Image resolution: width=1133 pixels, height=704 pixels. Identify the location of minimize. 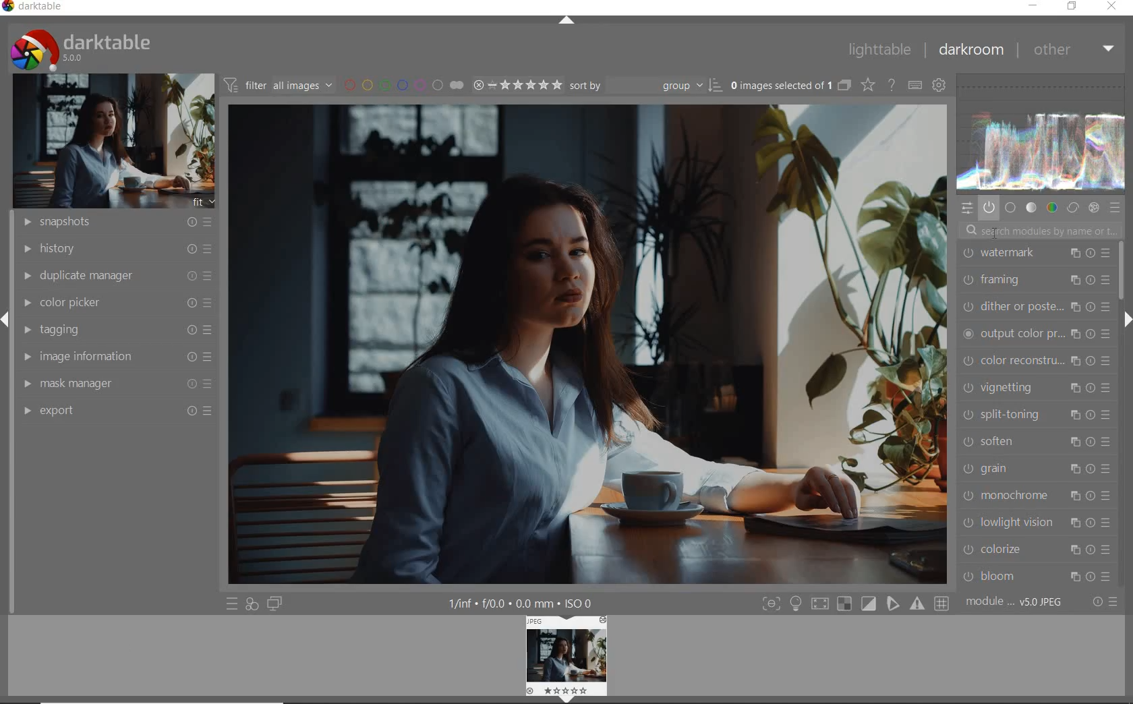
(1033, 6).